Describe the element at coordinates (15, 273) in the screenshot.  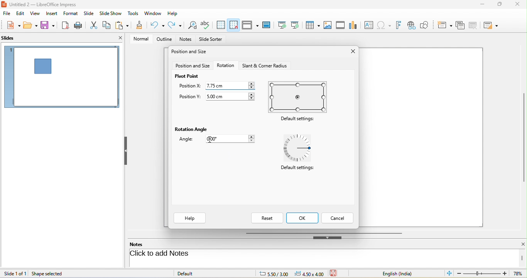
I see `slide 1 of 1` at that location.